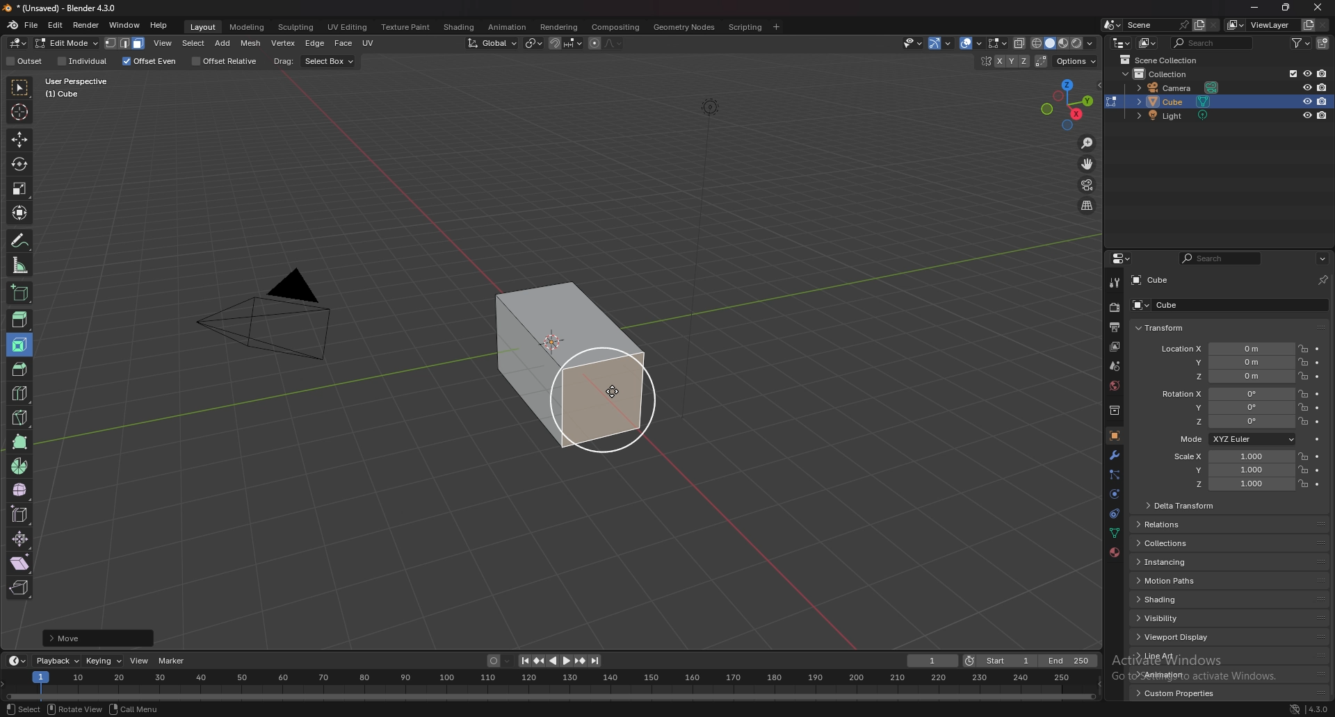 This screenshot has width=1335, height=717. Describe the element at coordinates (1318, 409) in the screenshot. I see `animate property` at that location.